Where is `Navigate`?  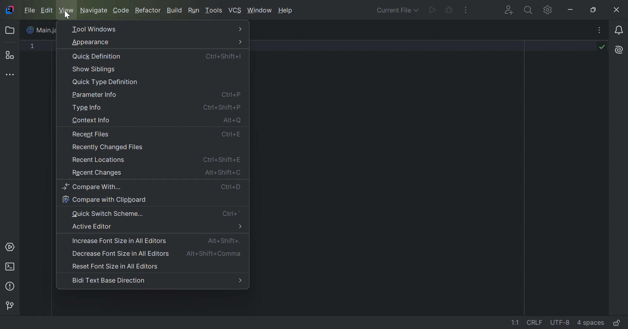
Navigate is located at coordinates (94, 10).